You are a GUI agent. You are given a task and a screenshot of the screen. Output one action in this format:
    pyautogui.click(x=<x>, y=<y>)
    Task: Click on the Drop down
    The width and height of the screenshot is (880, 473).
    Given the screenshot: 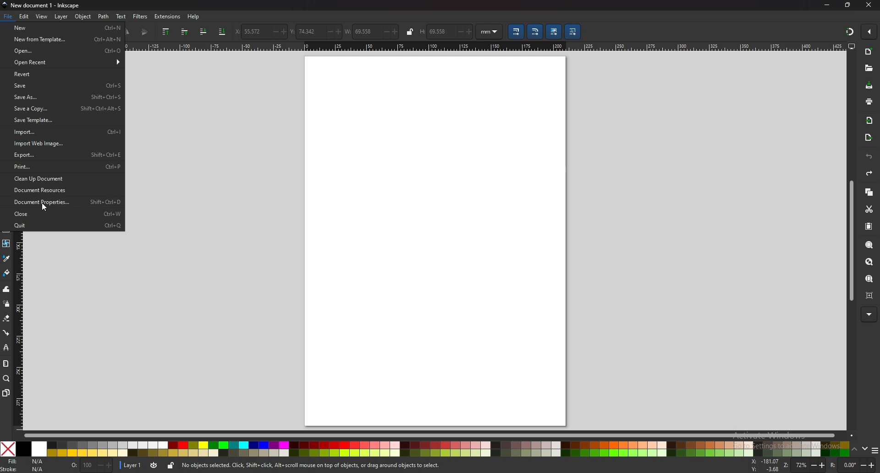 What is the action you would take?
    pyautogui.click(x=497, y=31)
    